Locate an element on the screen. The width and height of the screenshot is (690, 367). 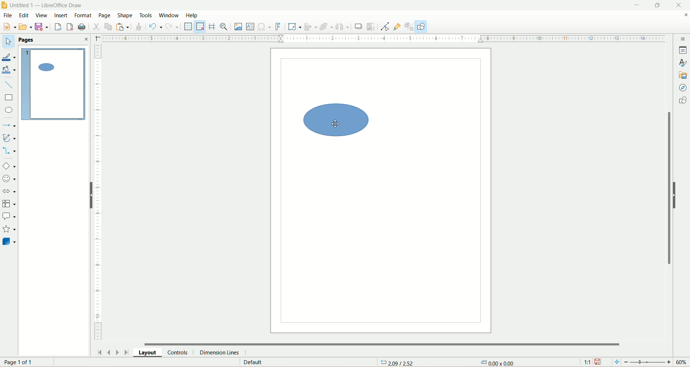
layout is located at coordinates (149, 352).